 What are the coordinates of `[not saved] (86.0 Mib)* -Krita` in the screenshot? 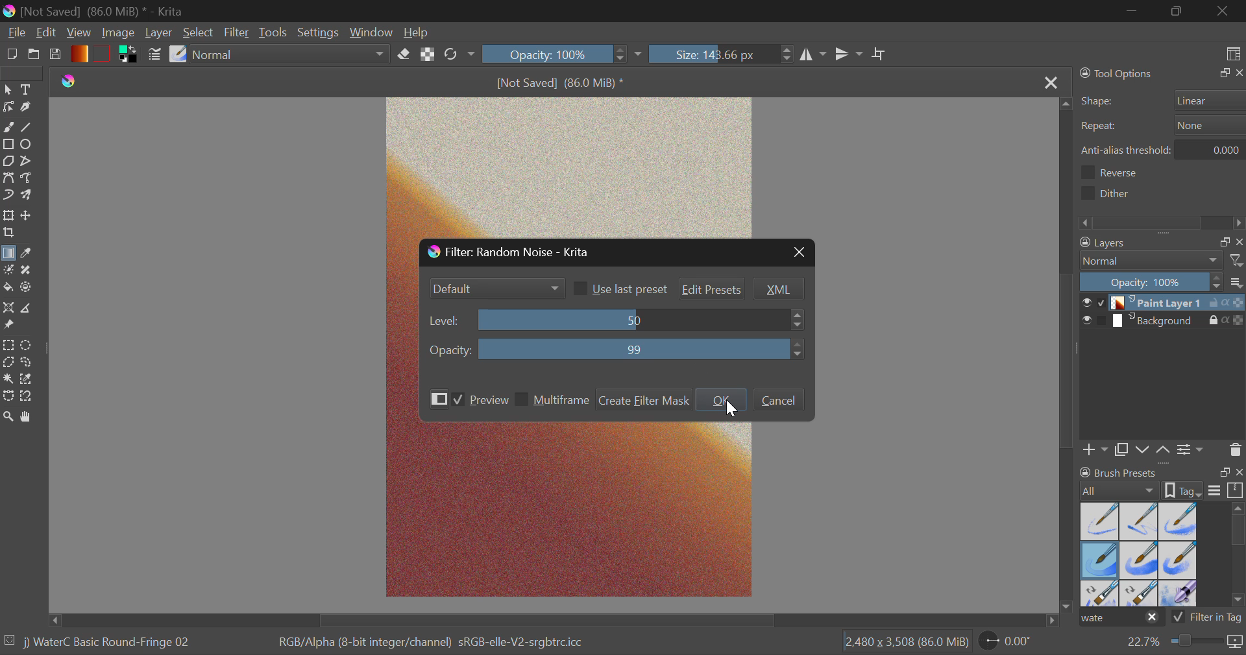 It's located at (94, 12).